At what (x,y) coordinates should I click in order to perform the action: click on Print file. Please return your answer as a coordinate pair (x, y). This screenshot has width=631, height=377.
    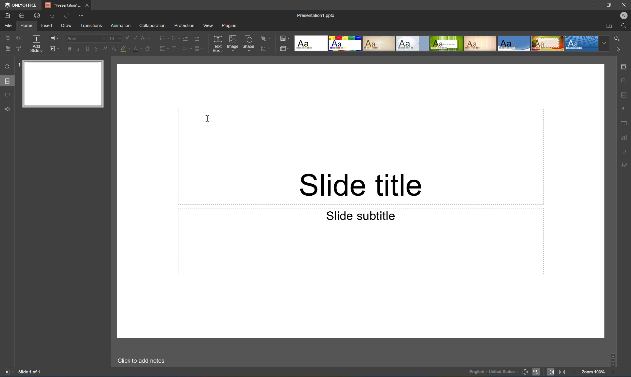
    Looking at the image, I should click on (23, 16).